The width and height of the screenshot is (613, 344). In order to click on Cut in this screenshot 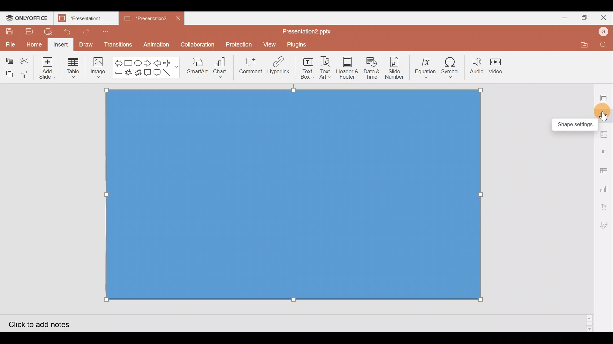, I will do `click(26, 59)`.